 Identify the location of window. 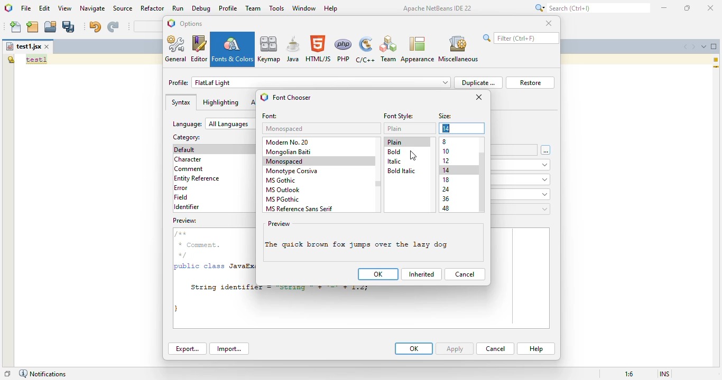
(304, 8).